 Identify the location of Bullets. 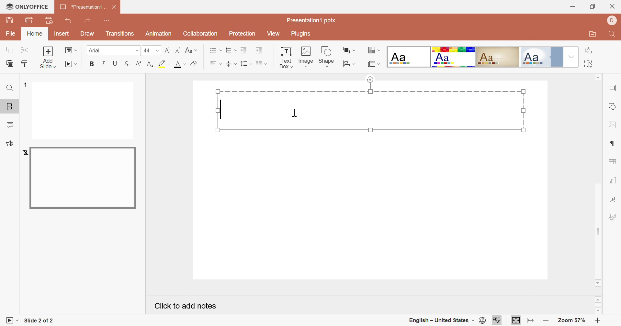
(215, 50).